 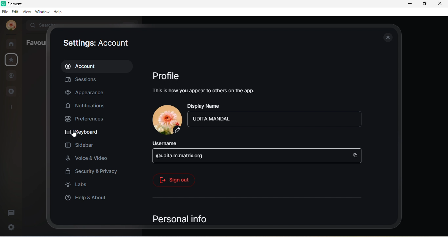 What do you see at coordinates (12, 75) in the screenshot?
I see `people` at bounding box center [12, 75].